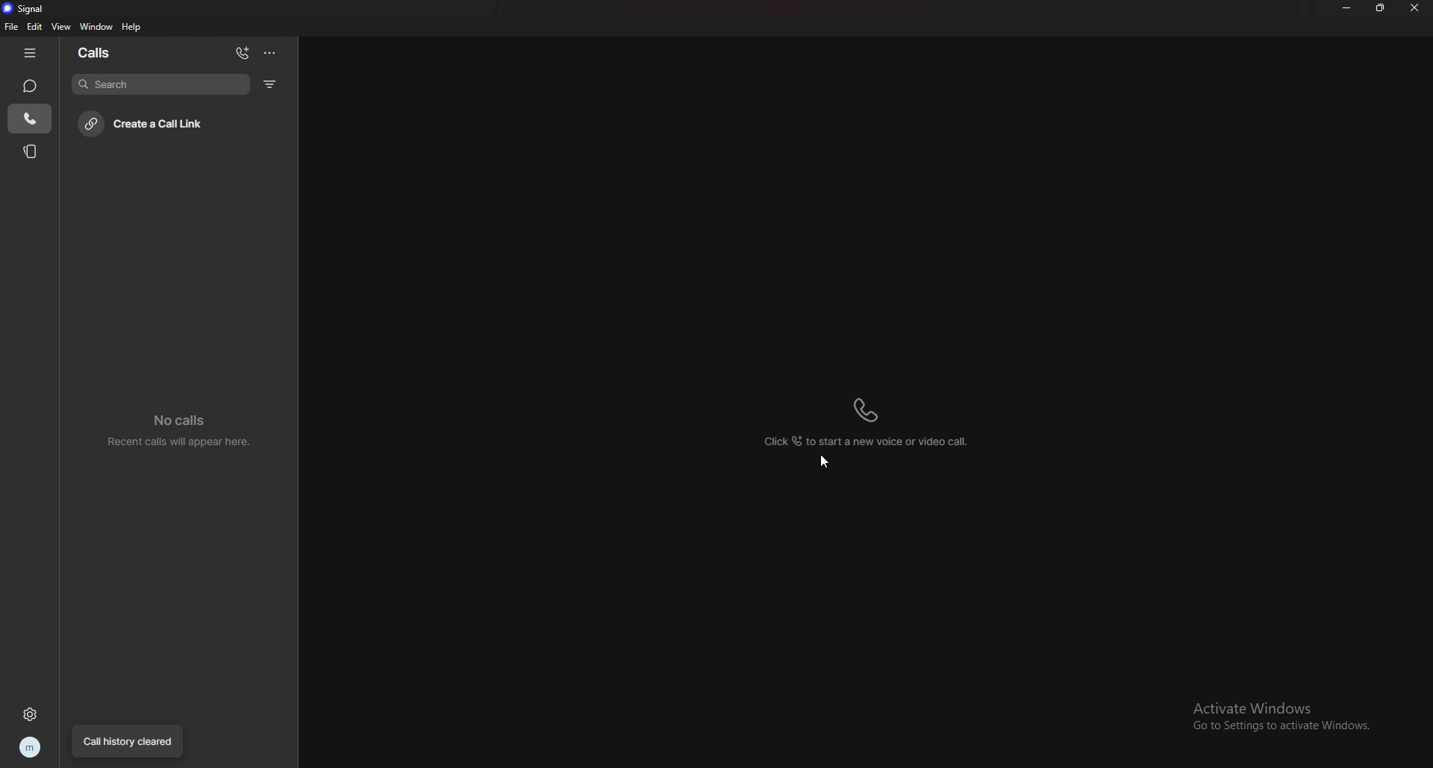 This screenshot has width=1433, height=768. Describe the element at coordinates (31, 86) in the screenshot. I see `chats` at that location.